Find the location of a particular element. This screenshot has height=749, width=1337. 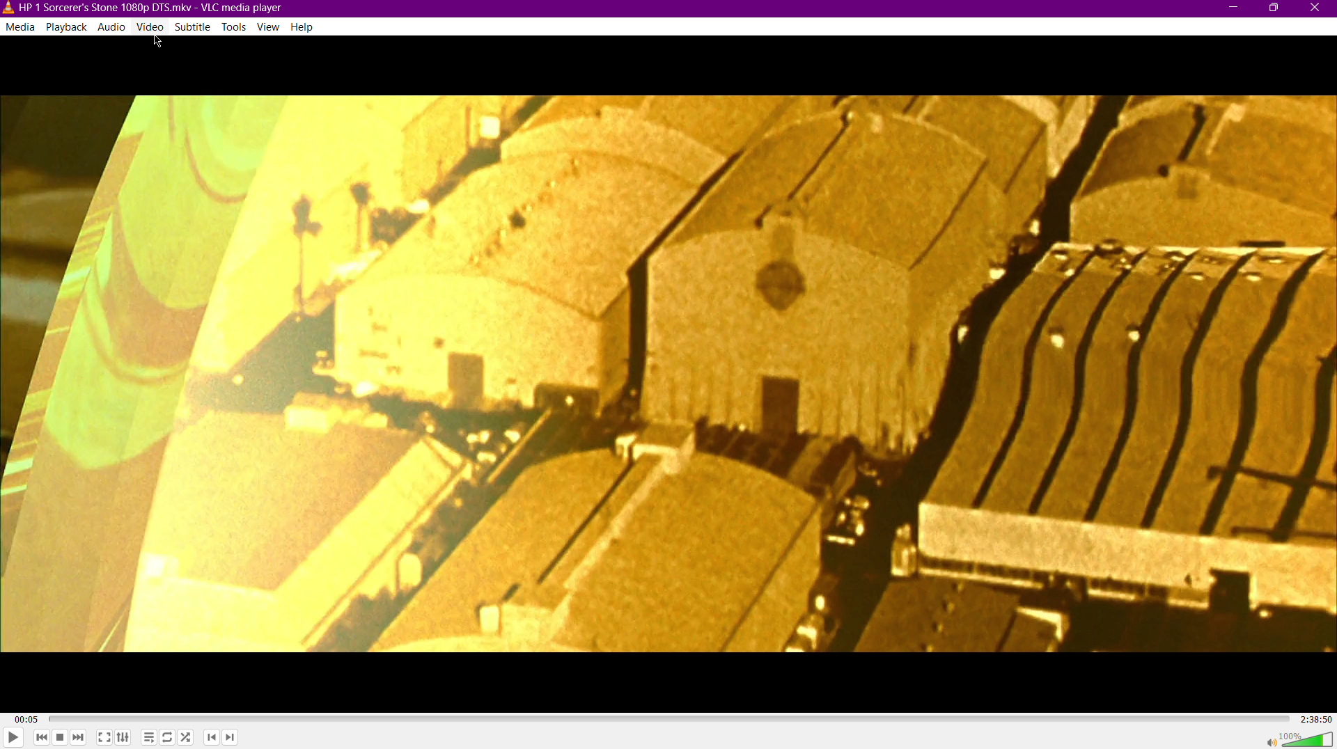

00:05 is located at coordinates (25, 718).